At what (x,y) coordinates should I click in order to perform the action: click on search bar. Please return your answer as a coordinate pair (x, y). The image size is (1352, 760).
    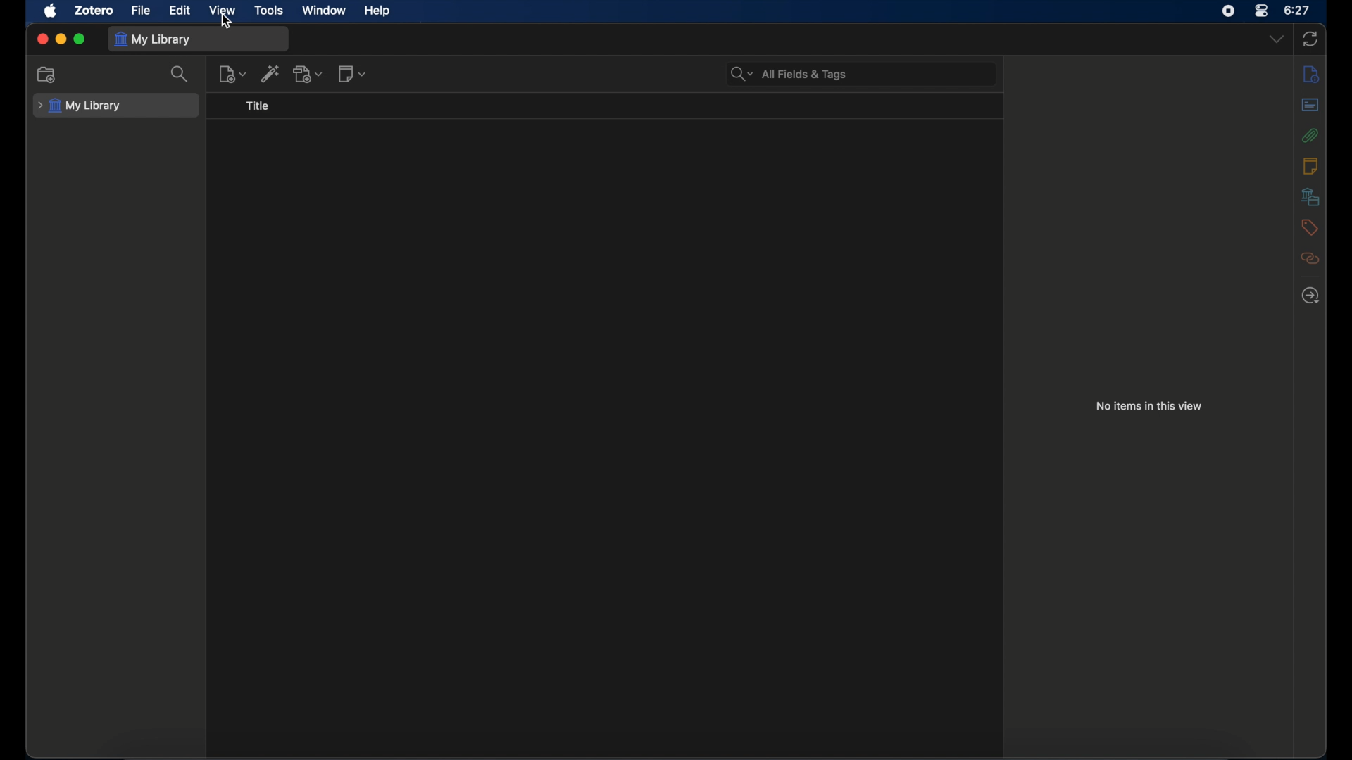
    Looking at the image, I should click on (789, 74).